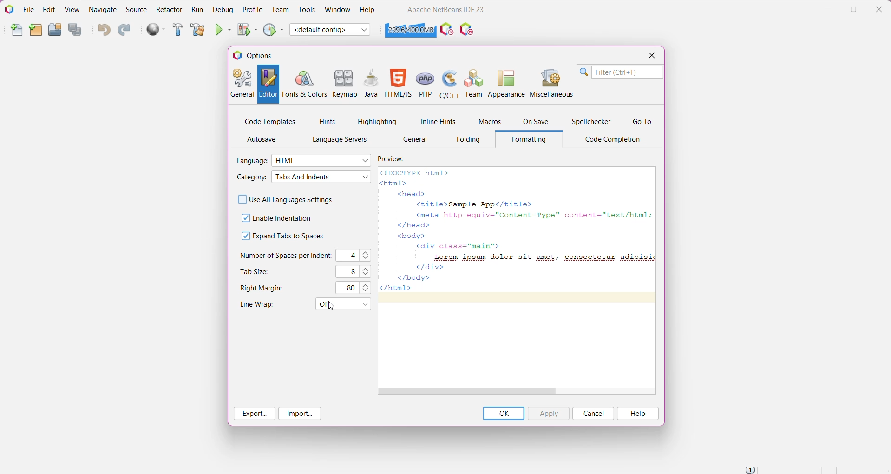 This screenshot has height=474, width=891. What do you see at coordinates (532, 140) in the screenshot?
I see `Formatting Tab opened` at bounding box center [532, 140].